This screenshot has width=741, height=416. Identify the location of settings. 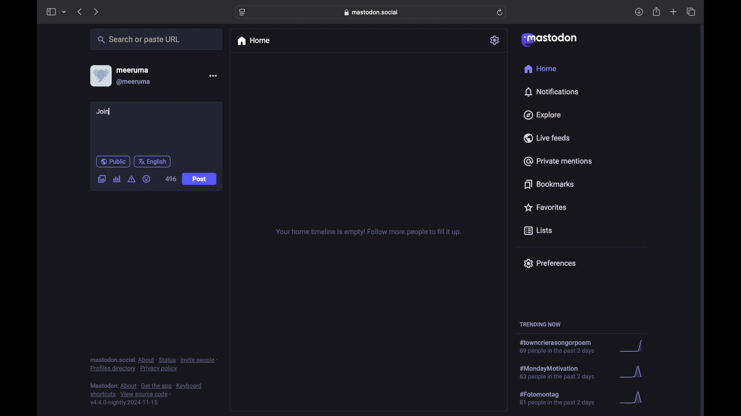
(496, 40).